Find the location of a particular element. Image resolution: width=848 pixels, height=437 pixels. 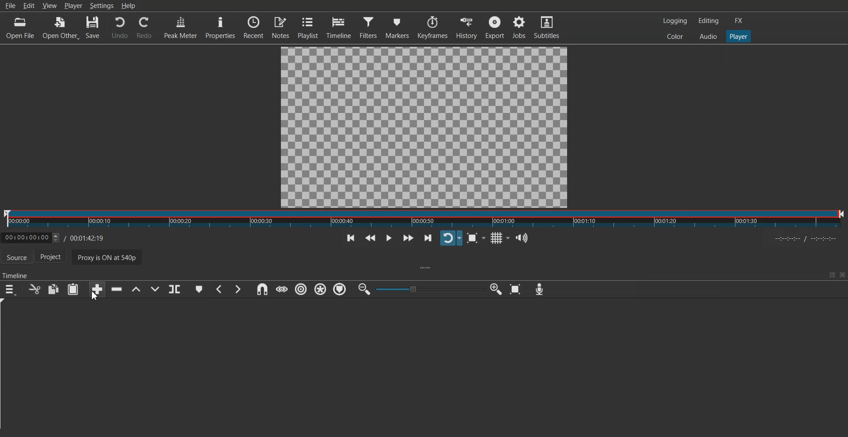

Player is located at coordinates (73, 5).